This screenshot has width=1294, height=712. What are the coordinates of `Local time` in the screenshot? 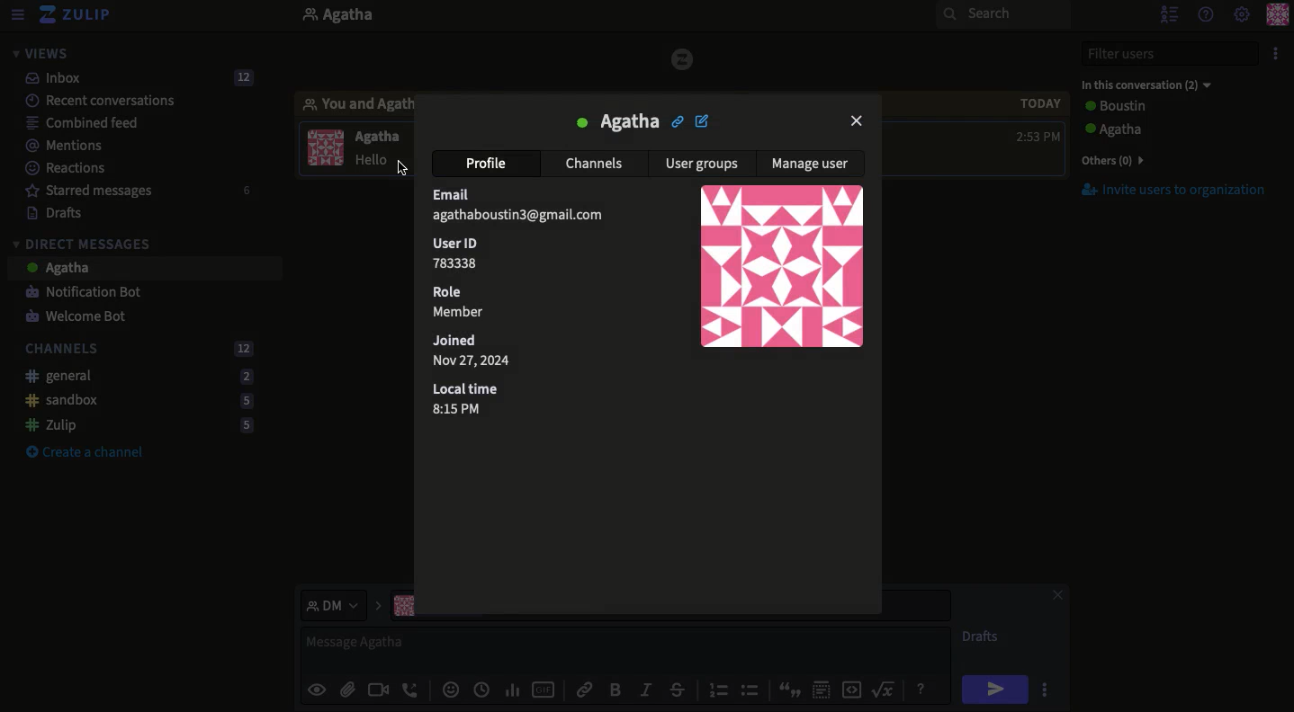 It's located at (470, 401).